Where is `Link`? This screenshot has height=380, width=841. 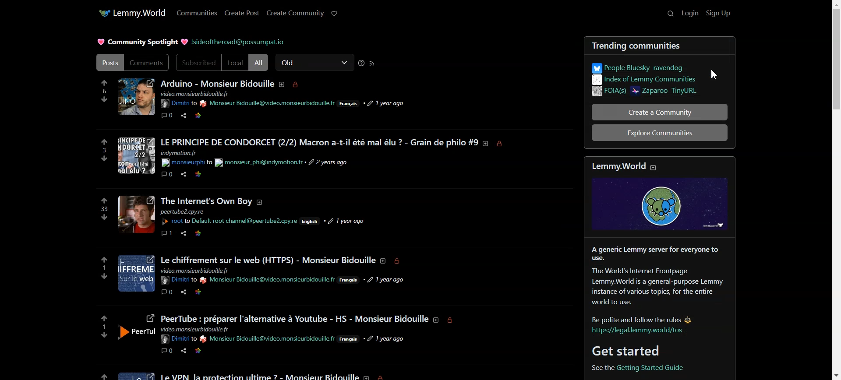 Link is located at coordinates (198, 116).